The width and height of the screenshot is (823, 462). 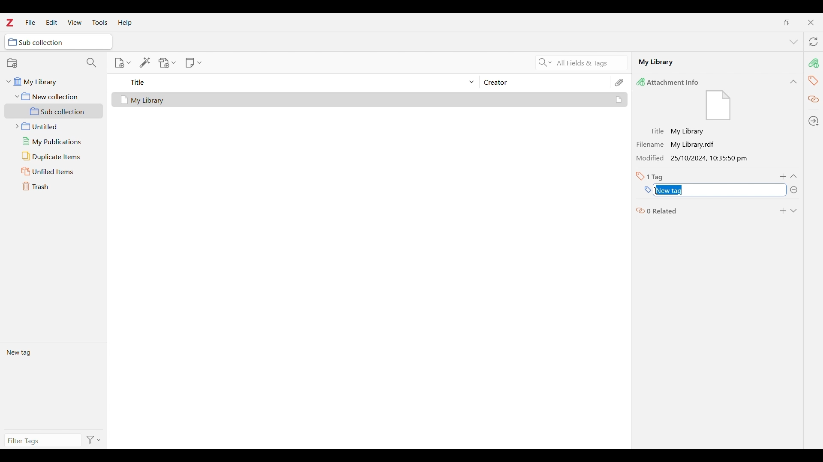 What do you see at coordinates (9, 22) in the screenshot?
I see `Software logo` at bounding box center [9, 22].